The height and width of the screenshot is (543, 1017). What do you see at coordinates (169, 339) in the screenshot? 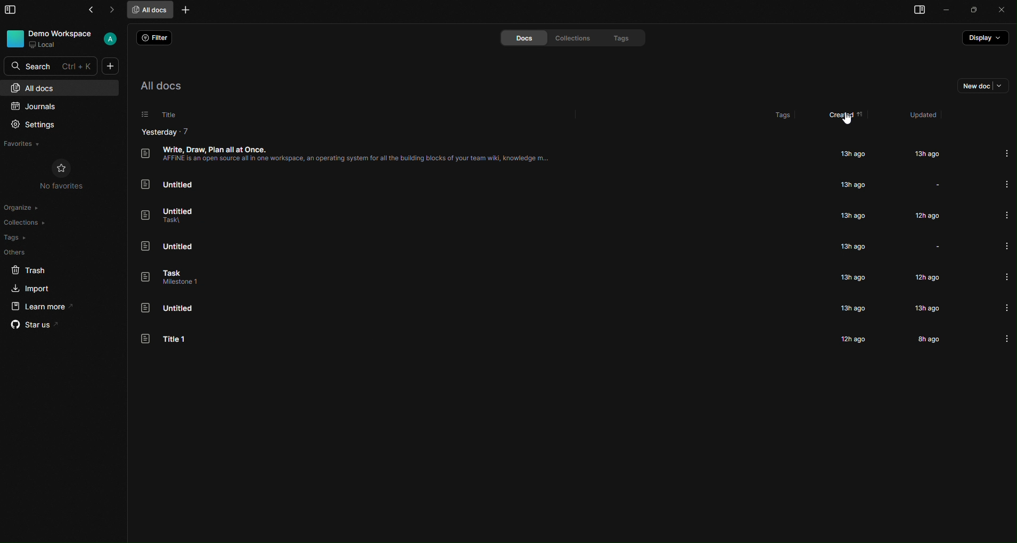
I see `Title 1` at bounding box center [169, 339].